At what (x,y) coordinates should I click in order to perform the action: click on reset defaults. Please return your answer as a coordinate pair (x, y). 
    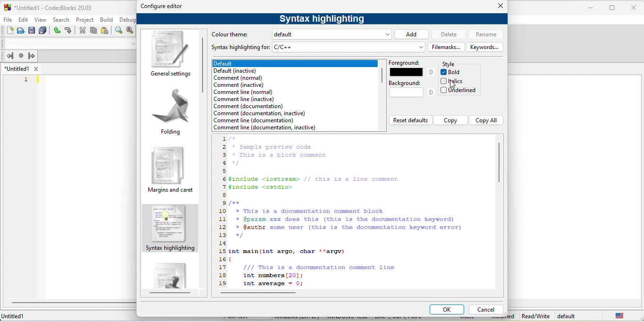
    Looking at the image, I should click on (410, 119).